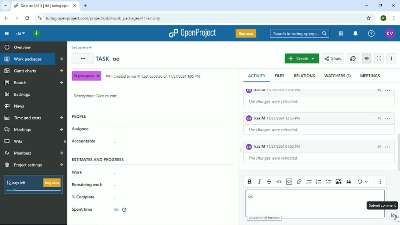 The image size is (400, 225). What do you see at coordinates (387, 148) in the screenshot?
I see `options` at bounding box center [387, 148].